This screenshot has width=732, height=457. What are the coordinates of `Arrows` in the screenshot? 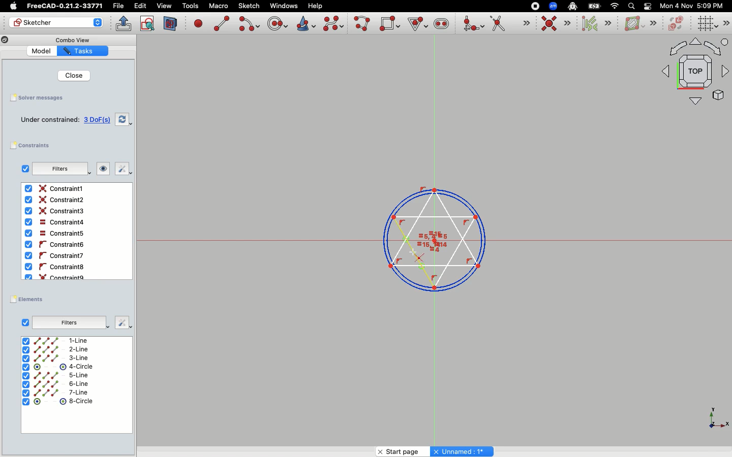 It's located at (99, 23).